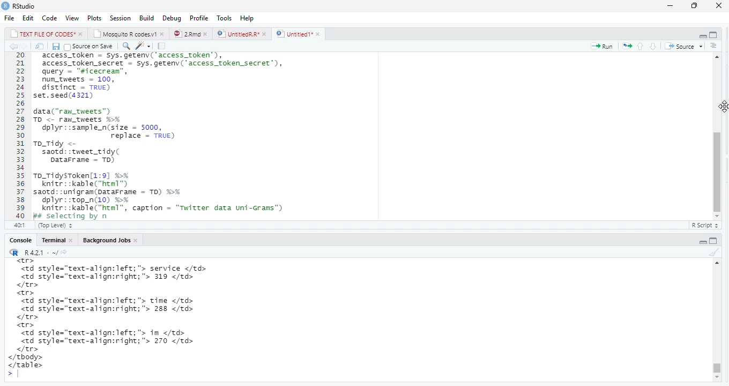 The width and height of the screenshot is (729, 386). I want to click on Edit, so click(27, 17).